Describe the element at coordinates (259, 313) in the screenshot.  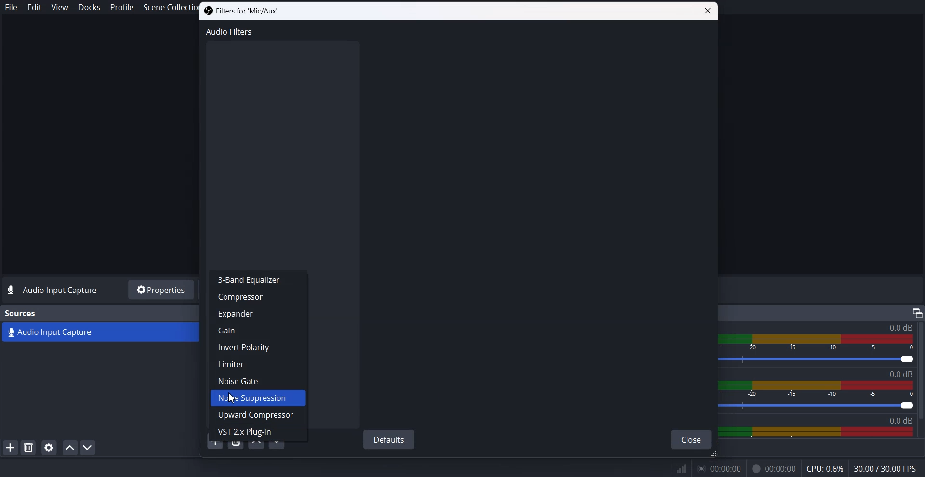
I see `Expander` at that location.